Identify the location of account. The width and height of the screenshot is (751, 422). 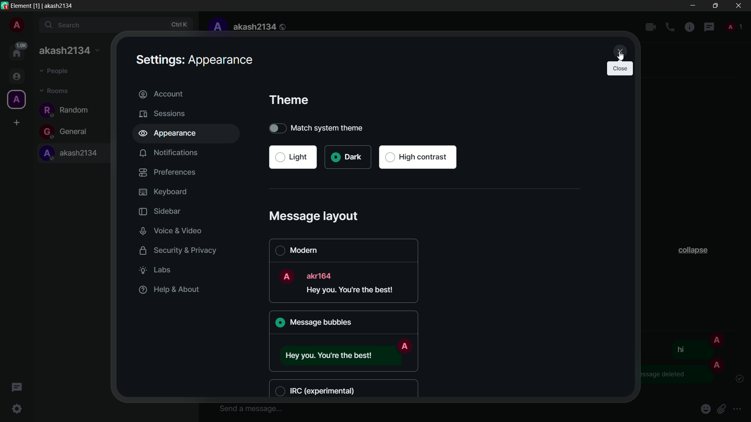
(187, 94).